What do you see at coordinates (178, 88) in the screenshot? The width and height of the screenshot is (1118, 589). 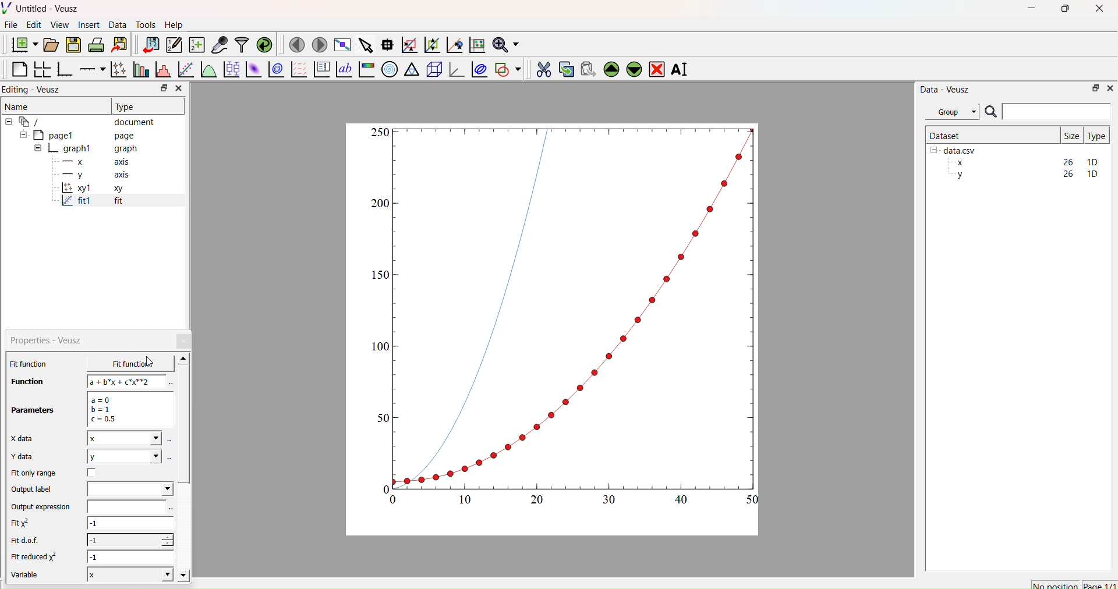 I see `Close` at bounding box center [178, 88].